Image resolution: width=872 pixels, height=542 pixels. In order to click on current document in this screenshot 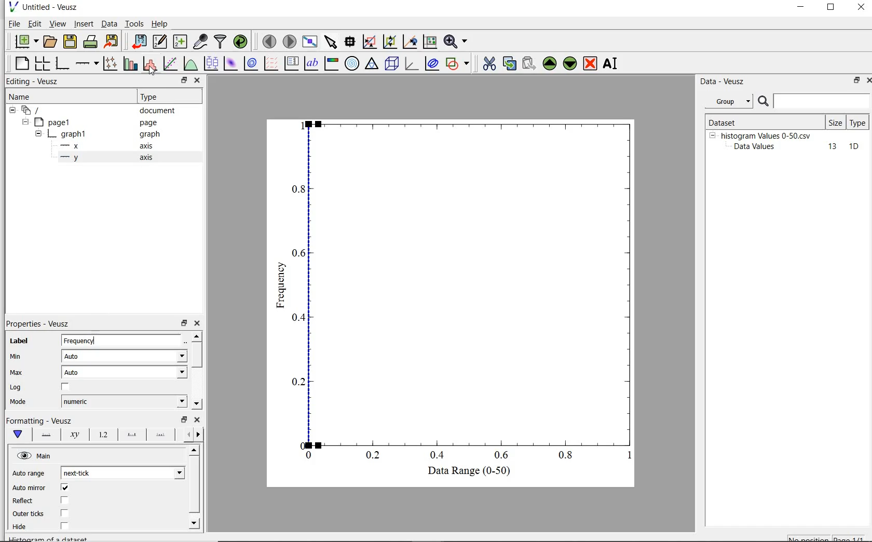, I will do `click(33, 111)`.